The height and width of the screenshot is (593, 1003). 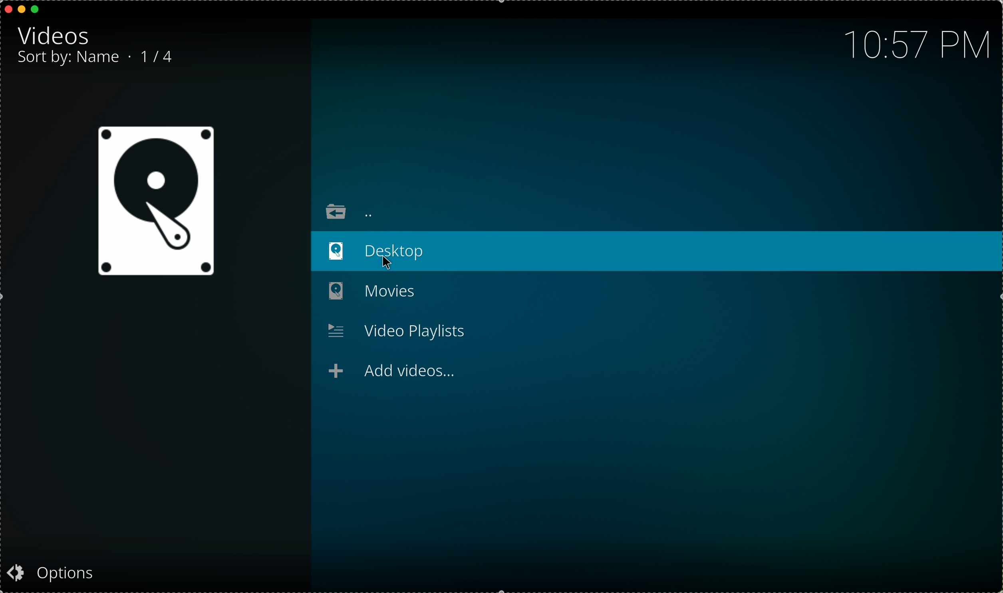 What do you see at coordinates (350, 211) in the screenshot?
I see `location back` at bounding box center [350, 211].